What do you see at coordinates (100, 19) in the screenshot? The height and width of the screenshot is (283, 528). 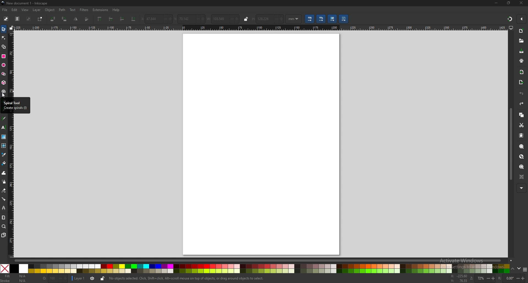 I see `raise selection to top` at bounding box center [100, 19].